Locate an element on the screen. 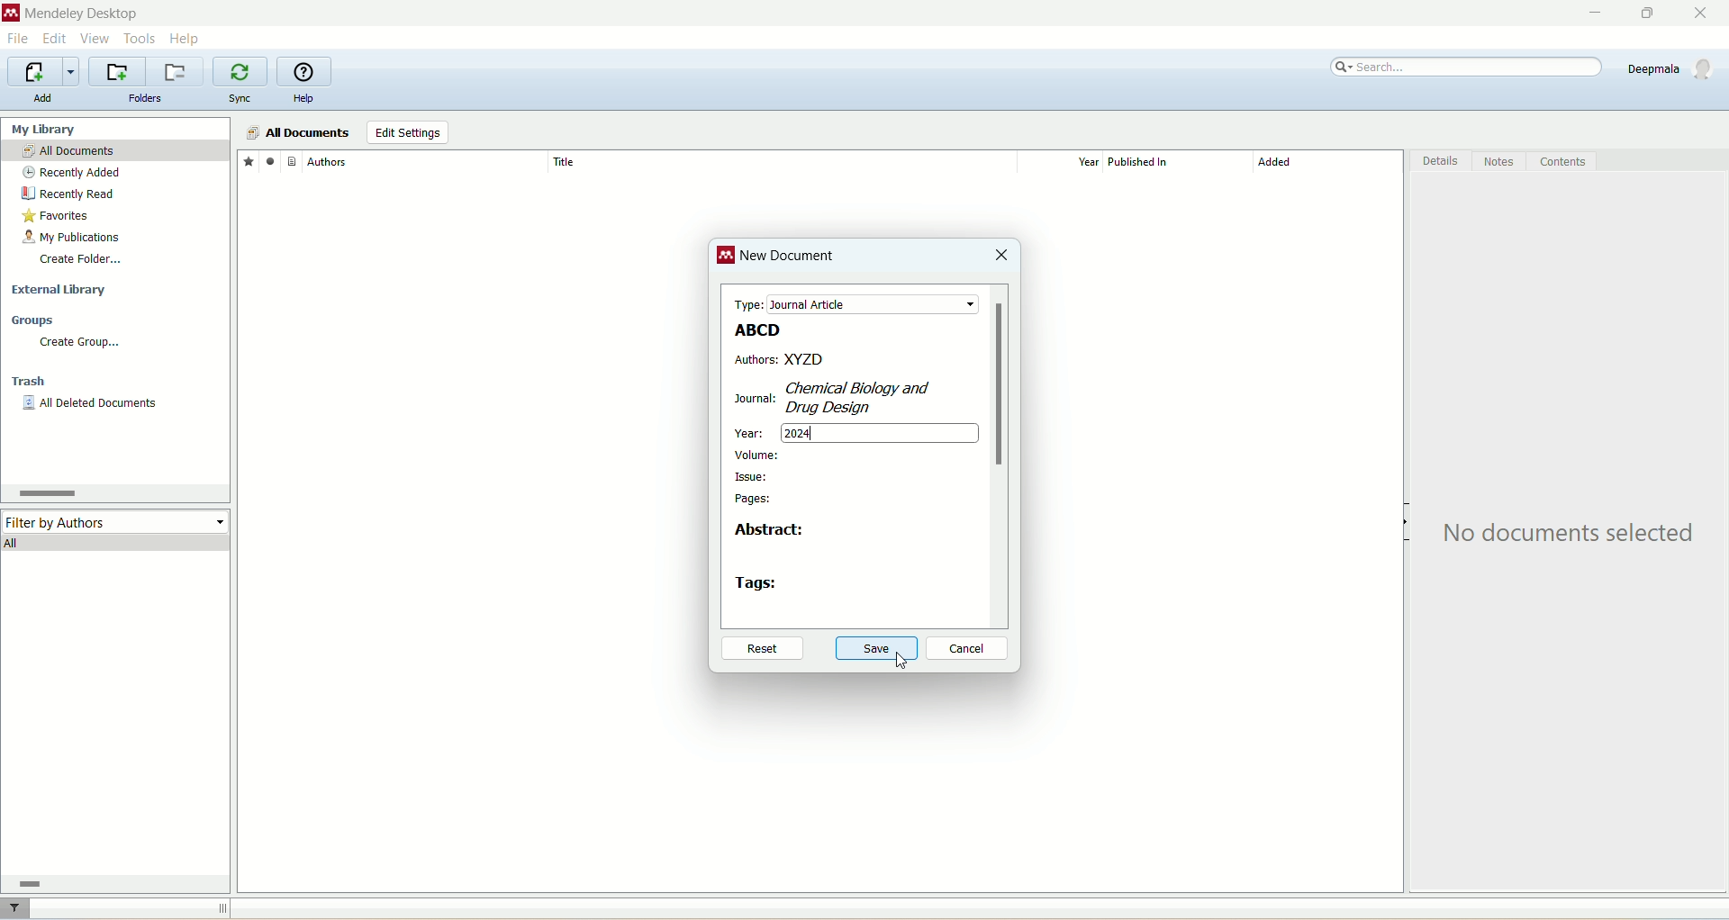 The image size is (1729, 920). online help guide for mendeley is located at coordinates (305, 72).